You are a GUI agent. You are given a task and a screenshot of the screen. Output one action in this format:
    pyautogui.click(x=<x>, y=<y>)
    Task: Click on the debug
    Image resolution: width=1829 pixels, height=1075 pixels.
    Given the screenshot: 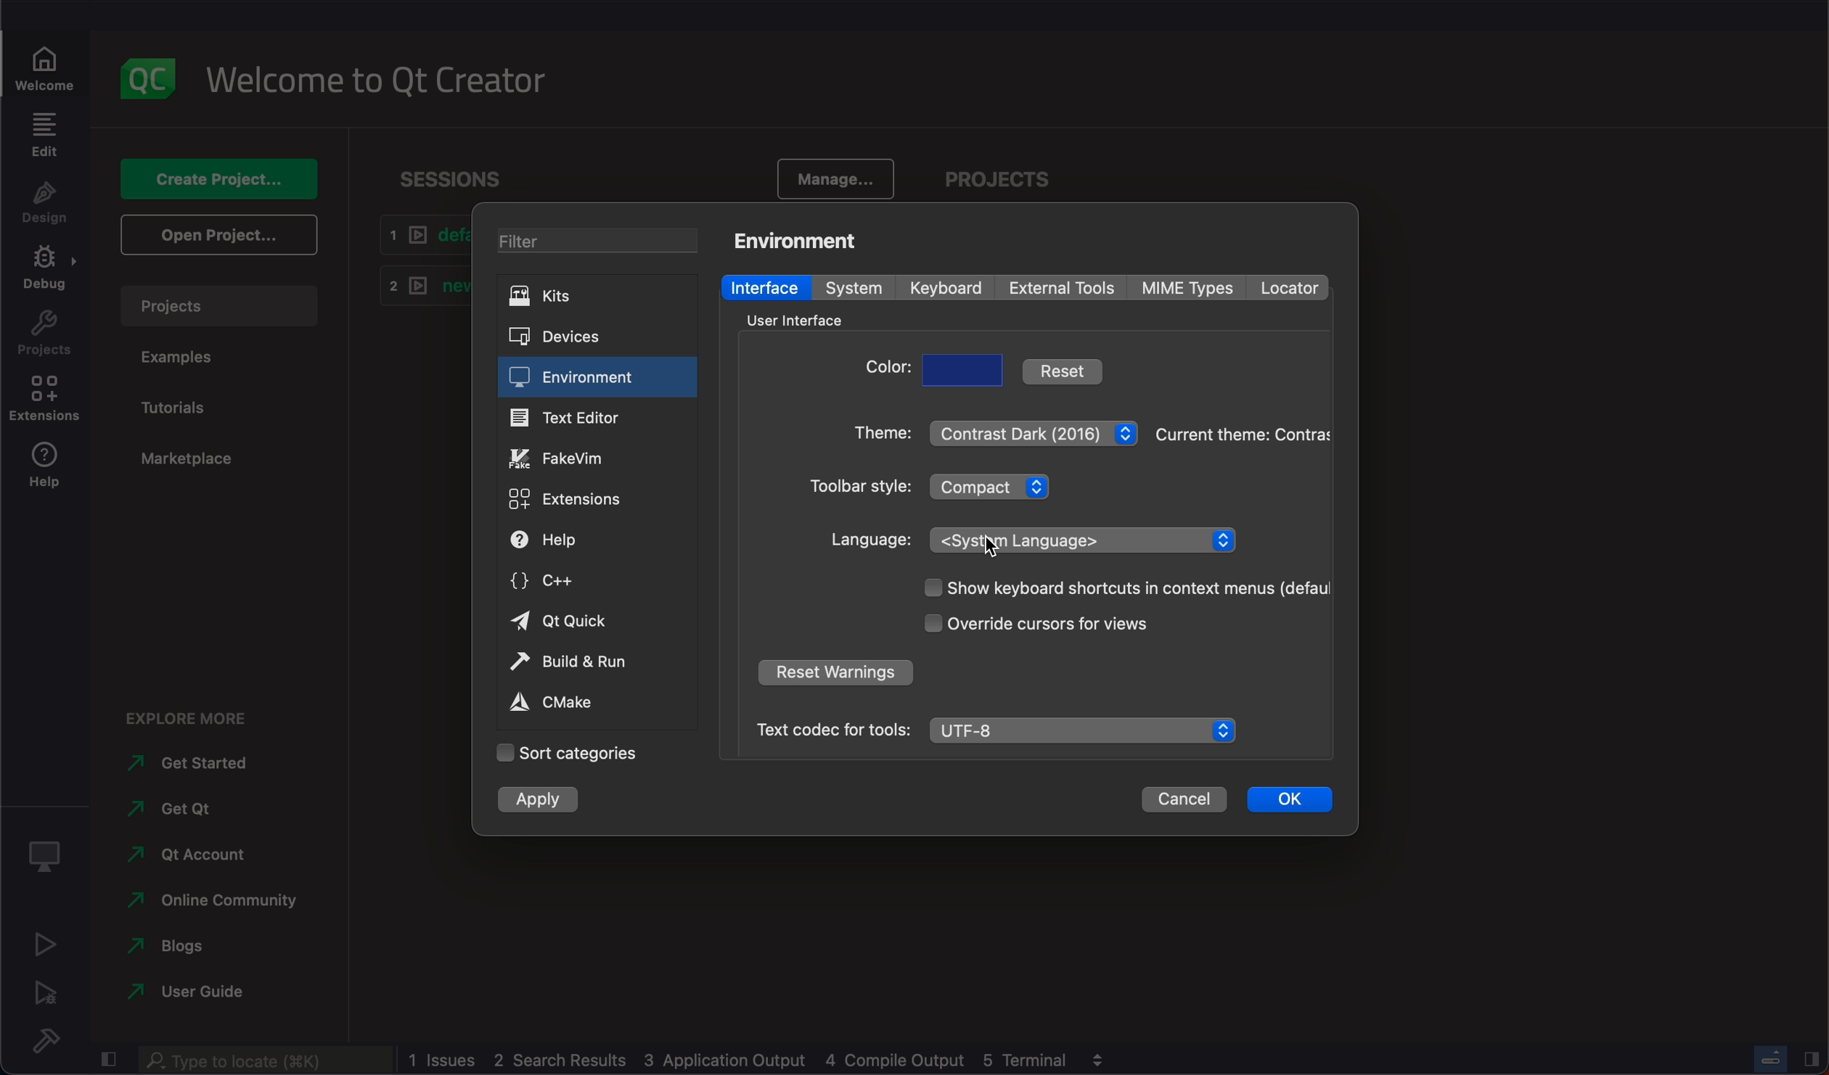 What is the action you would take?
    pyautogui.click(x=46, y=271)
    